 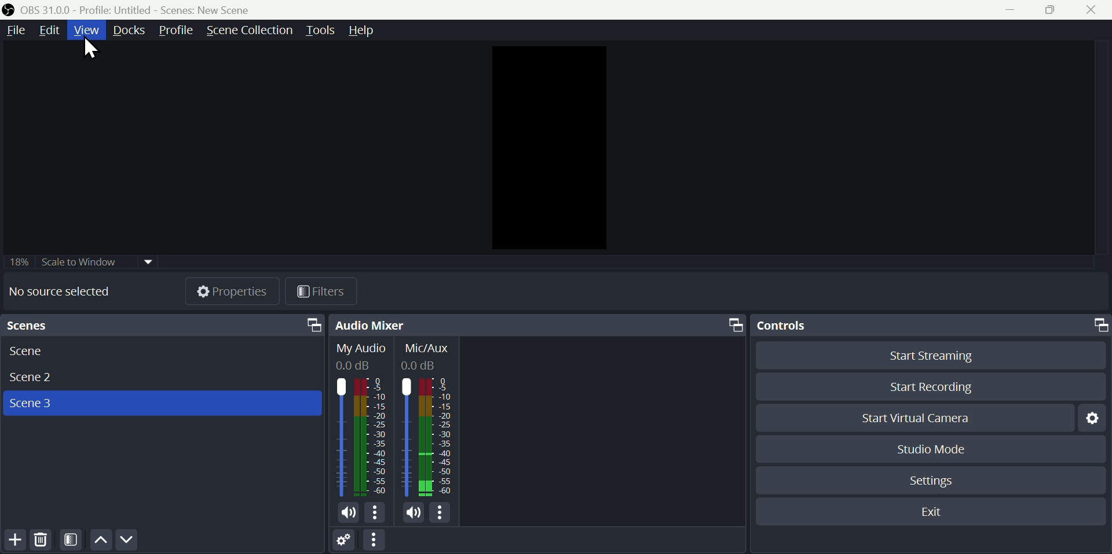 What do you see at coordinates (915, 416) in the screenshot?
I see `Start virtual camera` at bounding box center [915, 416].